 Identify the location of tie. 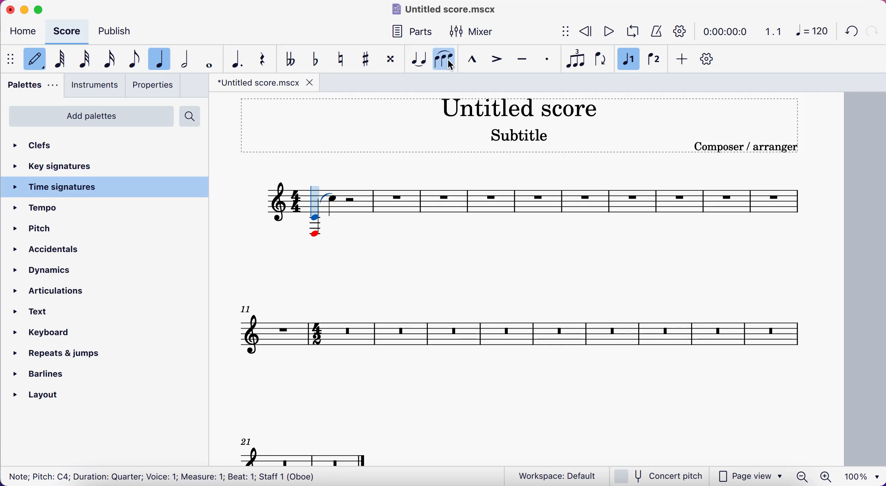
(417, 60).